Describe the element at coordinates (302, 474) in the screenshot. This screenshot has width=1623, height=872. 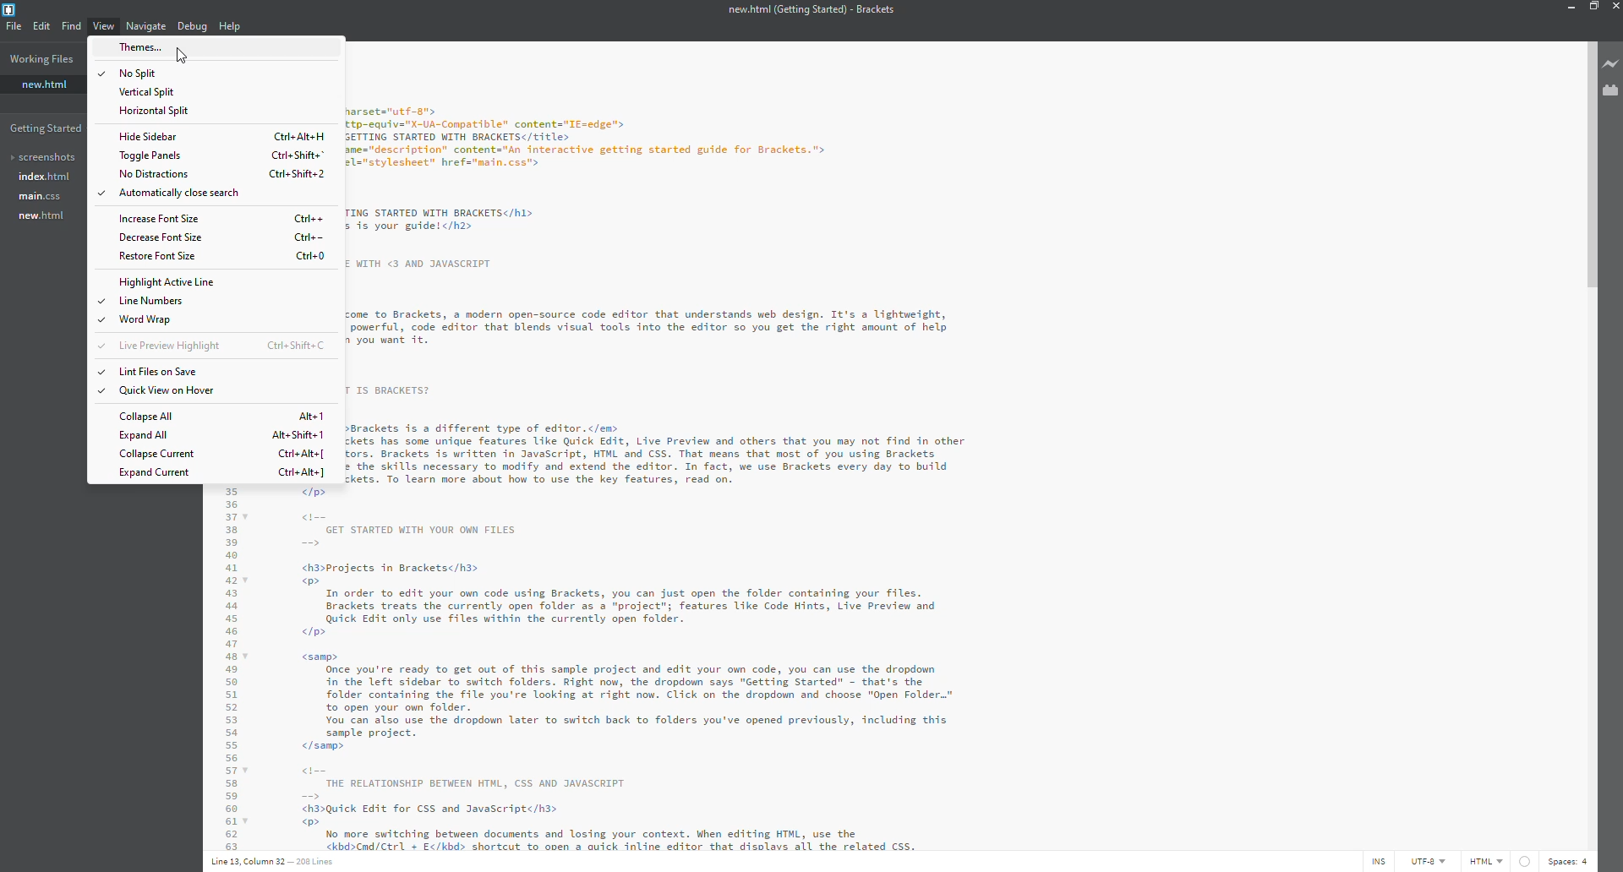
I see `shortcut` at that location.